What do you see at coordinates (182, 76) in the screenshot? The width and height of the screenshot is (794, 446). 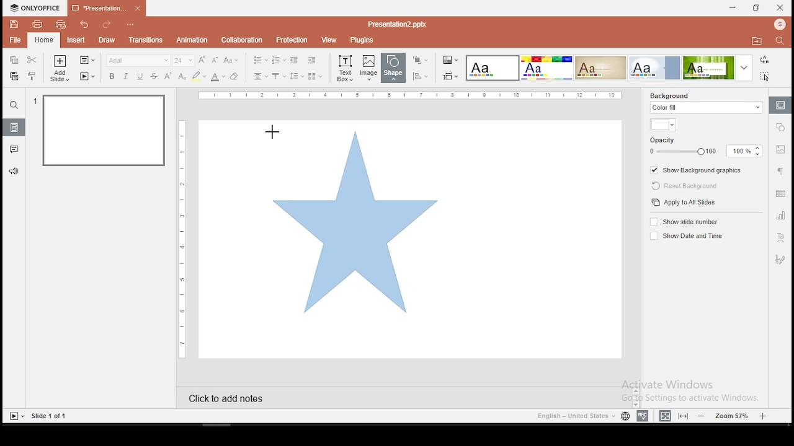 I see `subscript` at bounding box center [182, 76].